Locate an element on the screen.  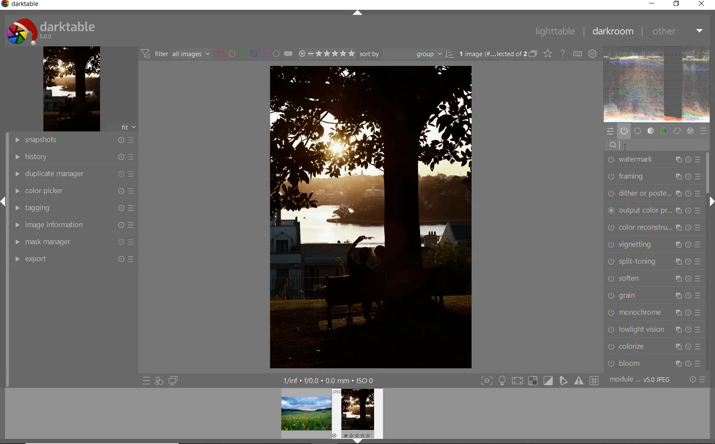
vignetting is located at coordinates (653, 244).